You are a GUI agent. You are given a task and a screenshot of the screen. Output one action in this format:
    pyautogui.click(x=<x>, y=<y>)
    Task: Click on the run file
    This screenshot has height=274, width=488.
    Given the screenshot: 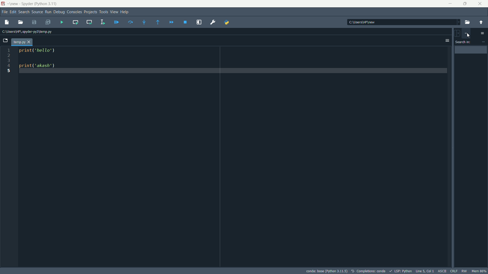 What is the action you would take?
    pyautogui.click(x=62, y=22)
    